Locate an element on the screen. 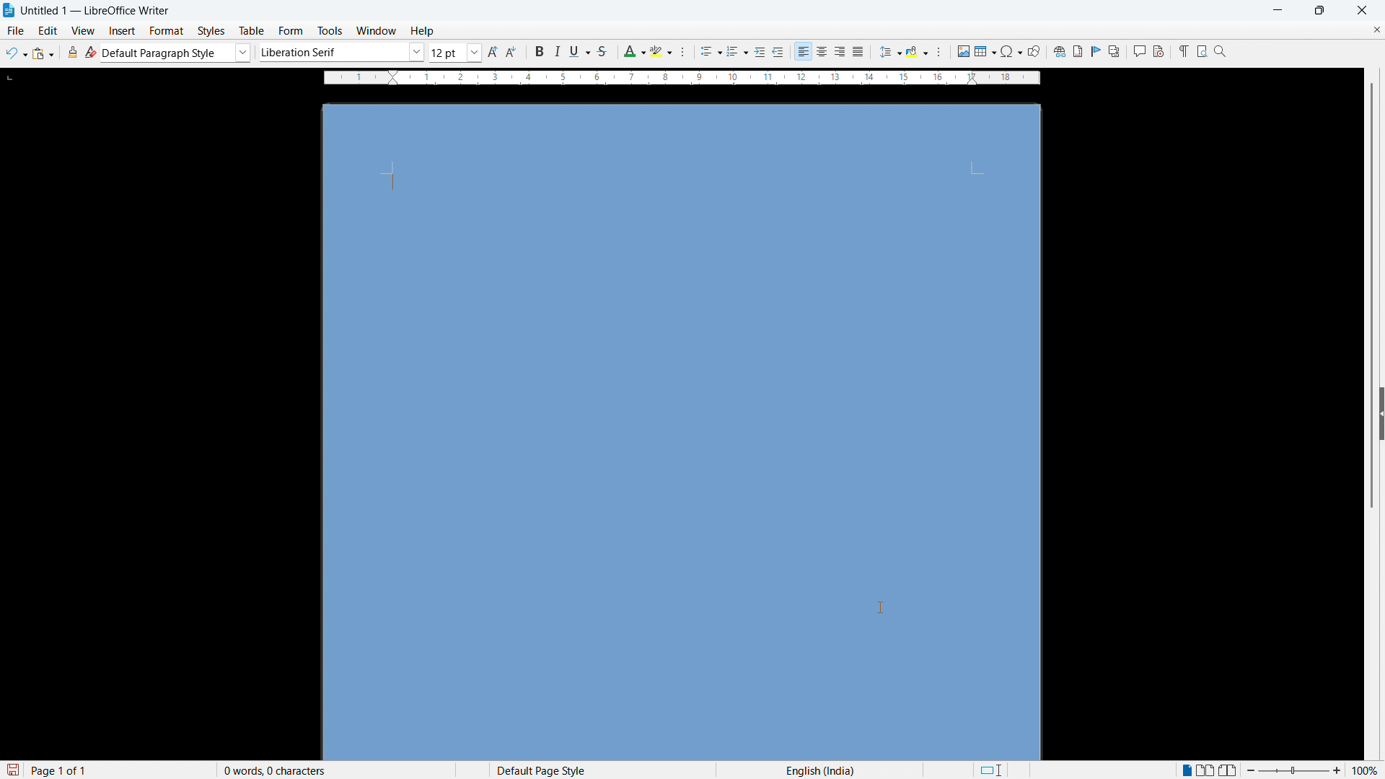 This screenshot has width=1385, height=779. Default page style  is located at coordinates (540, 770).